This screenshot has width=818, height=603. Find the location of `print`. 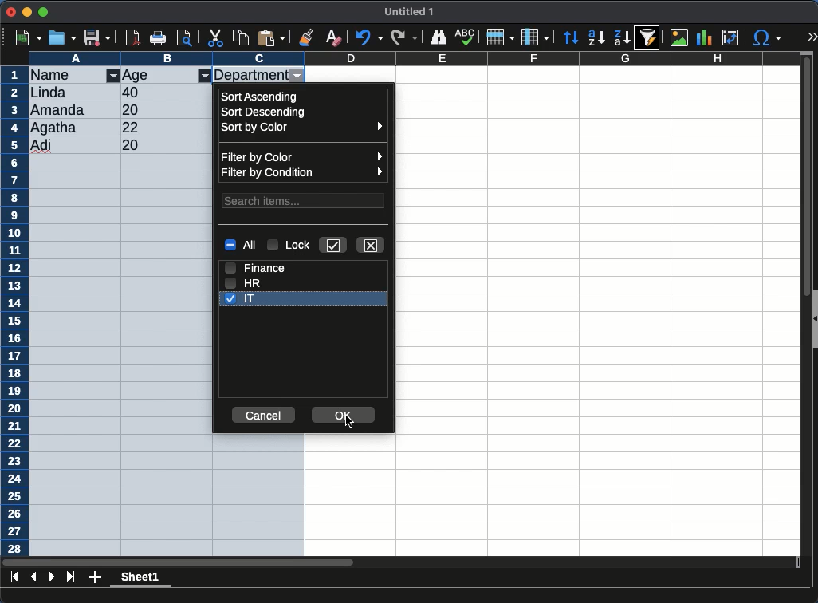

print is located at coordinates (160, 37).